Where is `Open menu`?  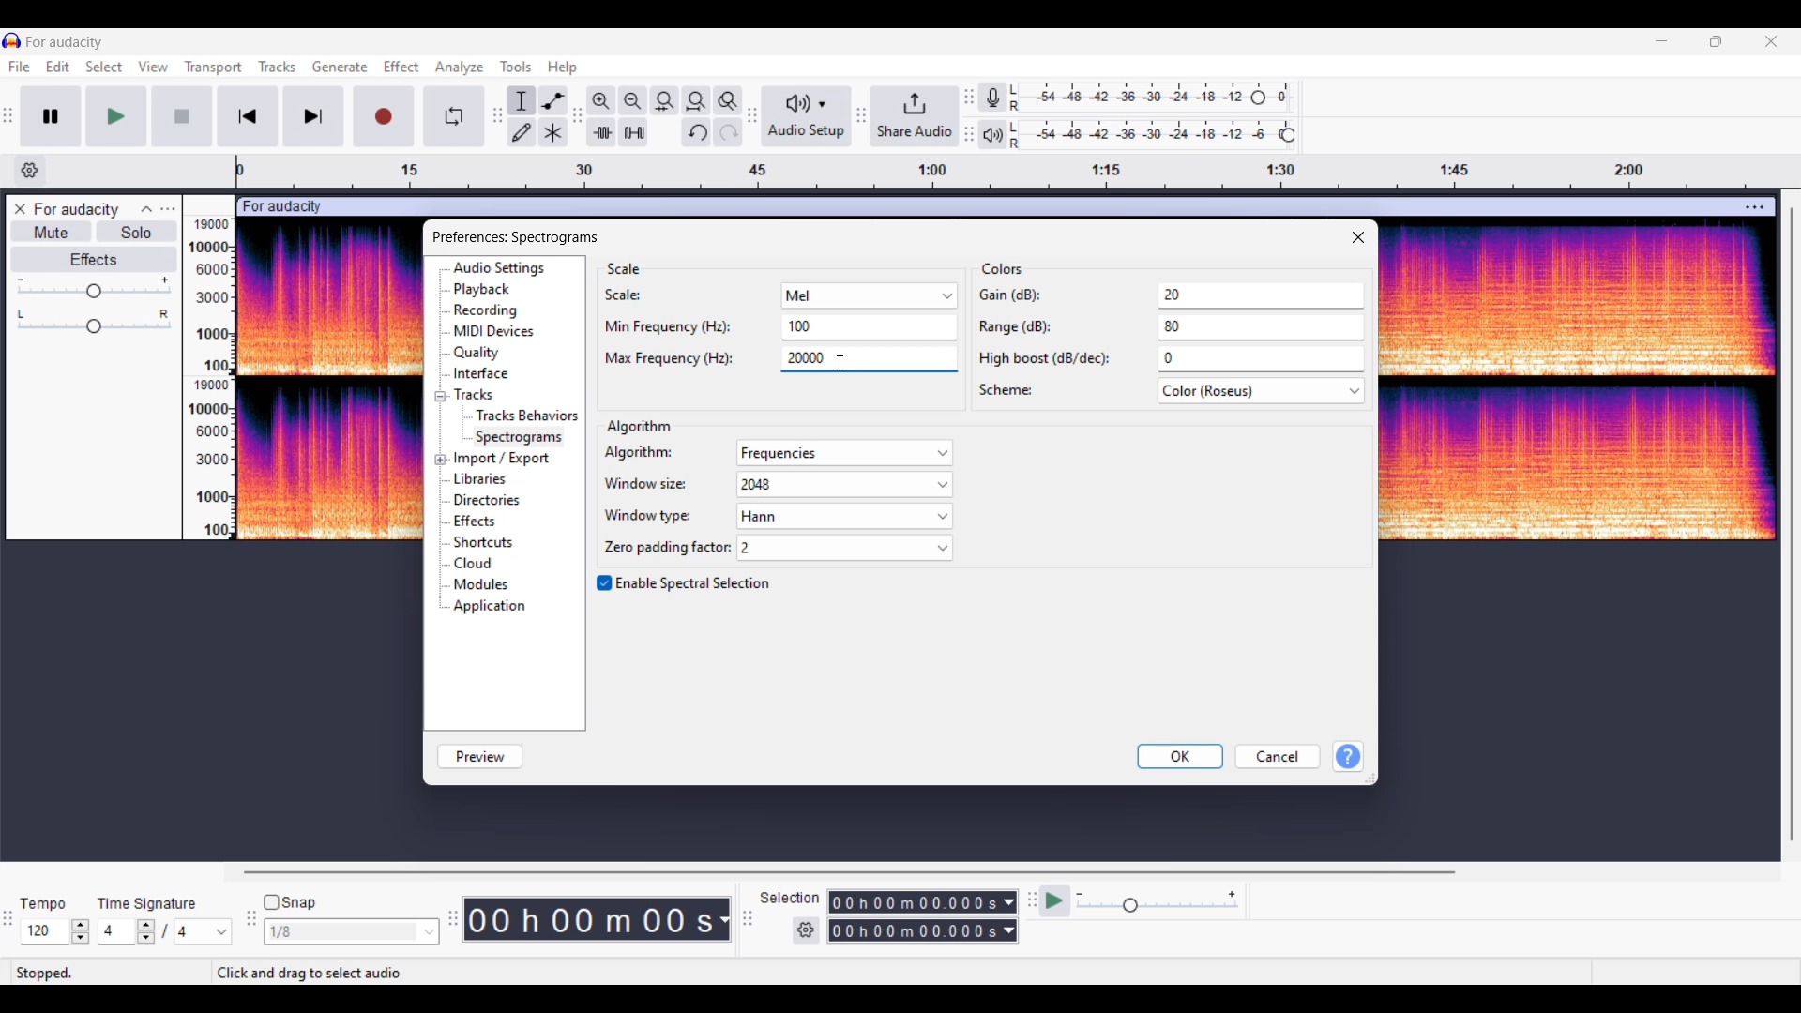 Open menu is located at coordinates (168, 209).